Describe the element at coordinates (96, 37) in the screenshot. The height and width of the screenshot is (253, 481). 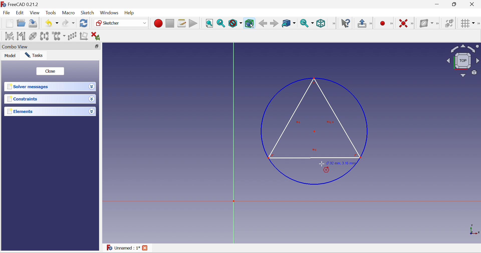
I see `Delete all constraints` at that location.